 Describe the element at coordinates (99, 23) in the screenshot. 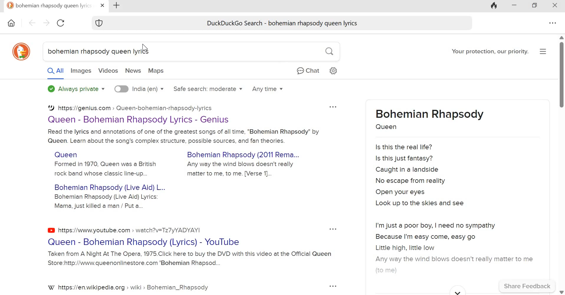

I see `Shield` at that location.